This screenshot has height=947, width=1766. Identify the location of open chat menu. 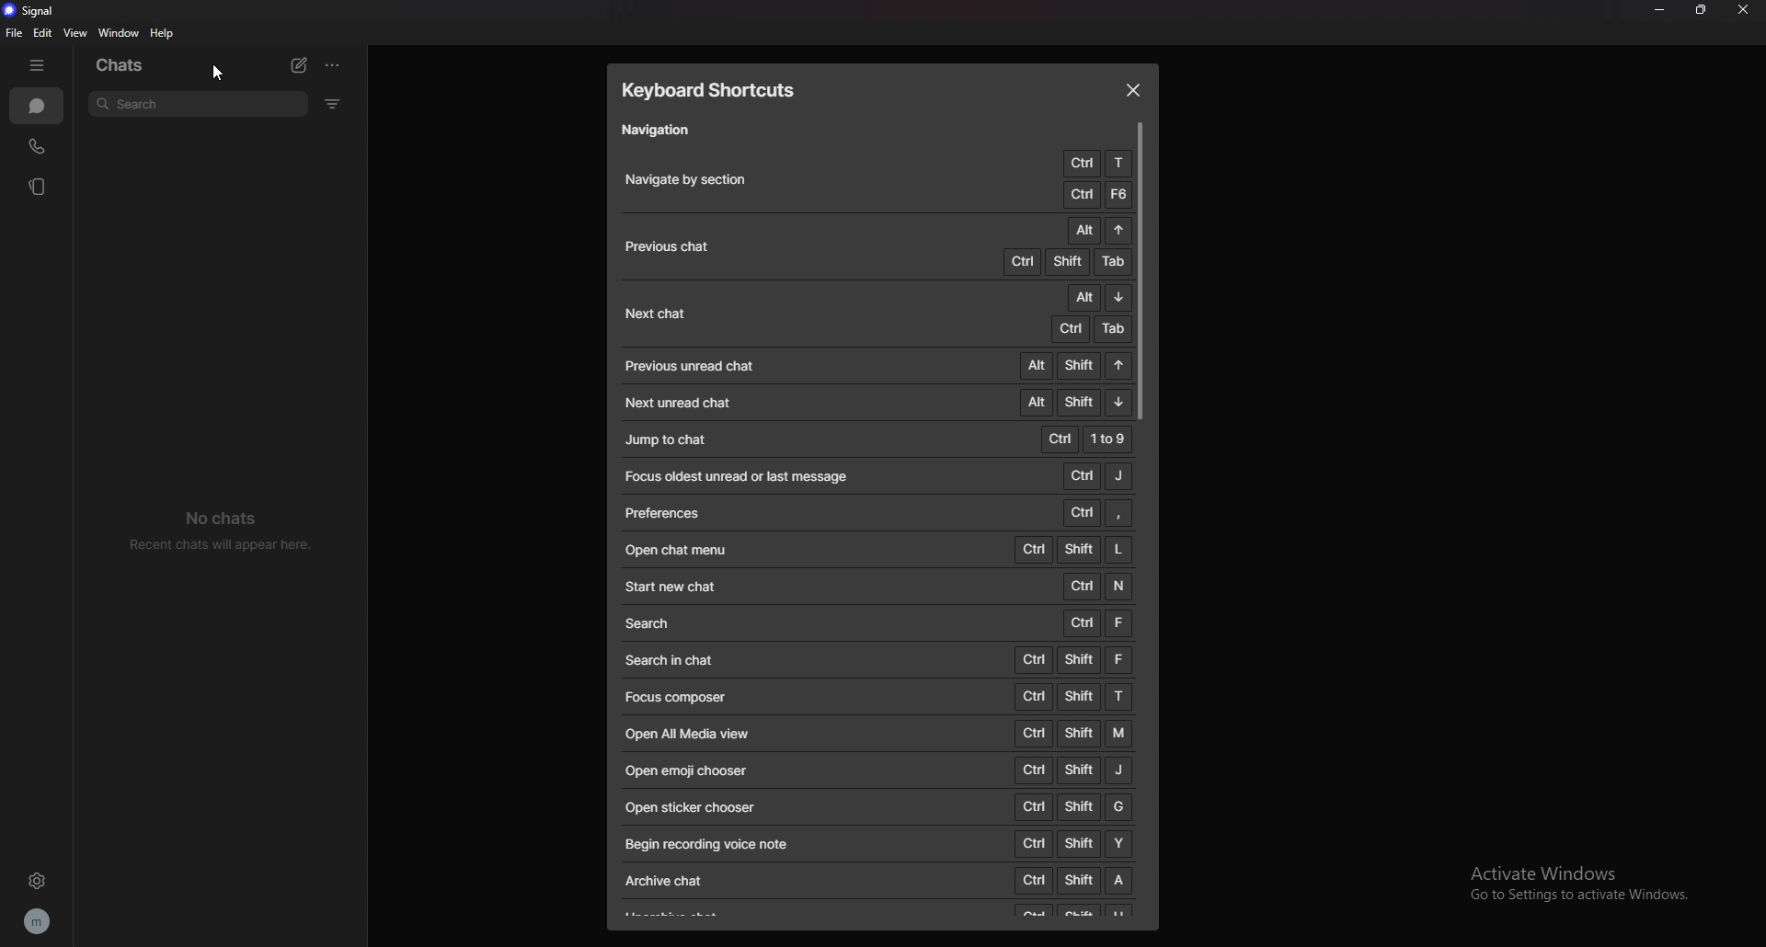
(682, 549).